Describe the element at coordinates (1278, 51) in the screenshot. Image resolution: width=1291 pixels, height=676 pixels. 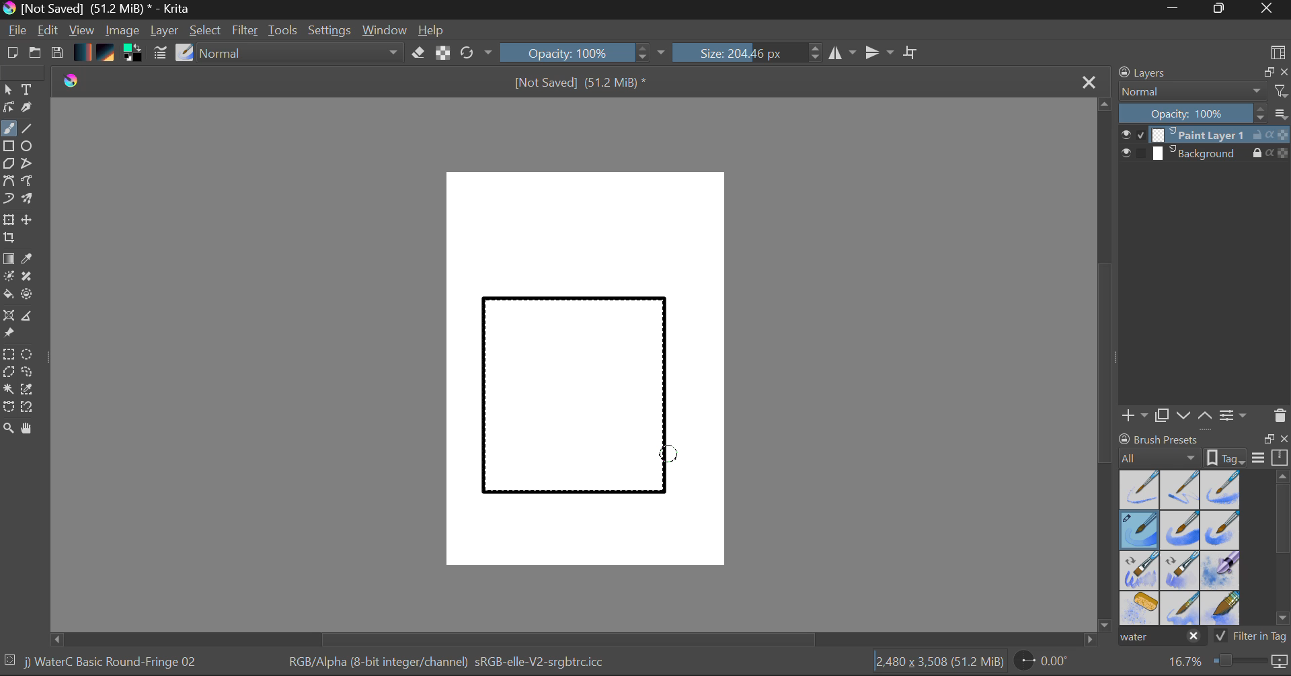
I see `Choose Workspace` at that location.